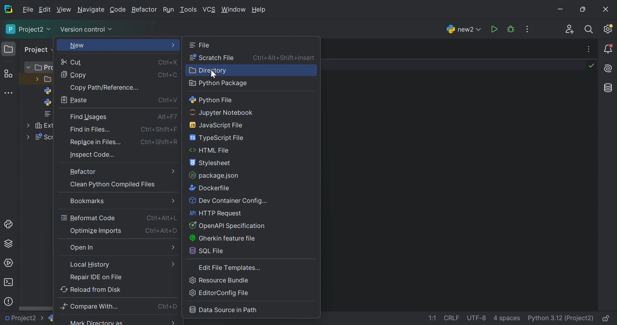  I want to click on Stylesheet, so click(211, 162).